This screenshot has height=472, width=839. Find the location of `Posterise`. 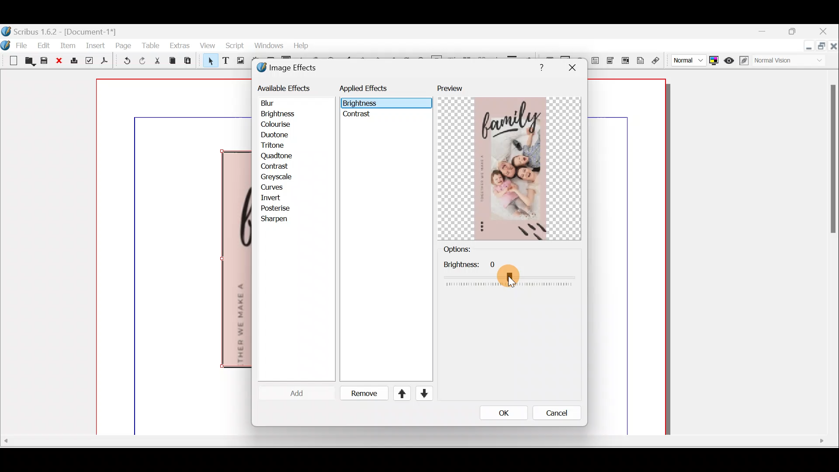

Posterise is located at coordinates (281, 208).